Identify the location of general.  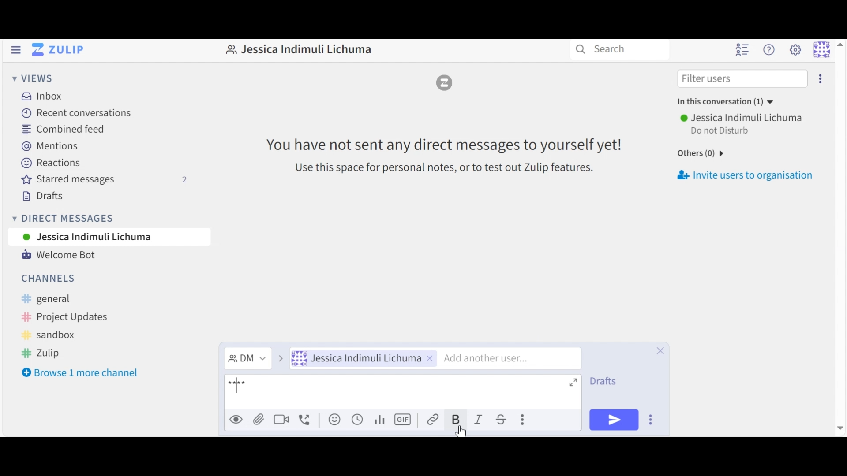
(56, 299).